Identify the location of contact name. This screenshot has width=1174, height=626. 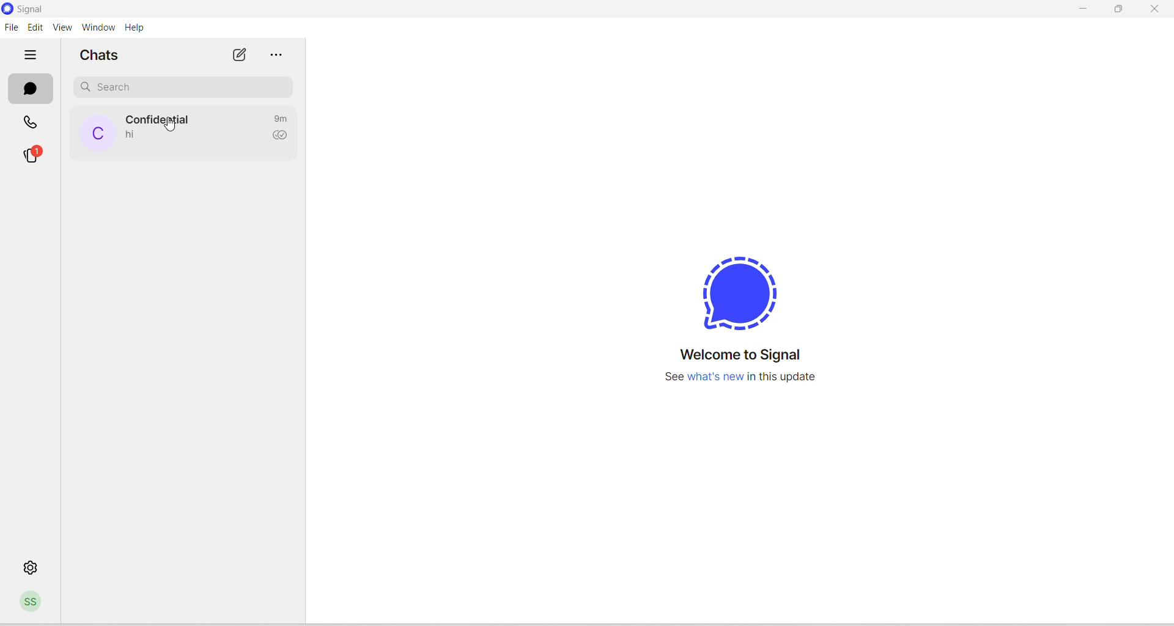
(162, 119).